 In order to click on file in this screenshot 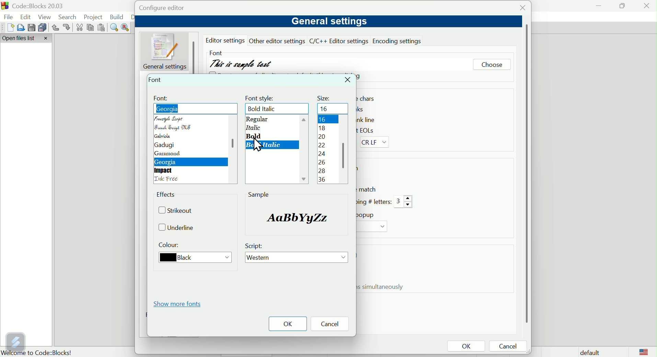, I will do `click(9, 17)`.